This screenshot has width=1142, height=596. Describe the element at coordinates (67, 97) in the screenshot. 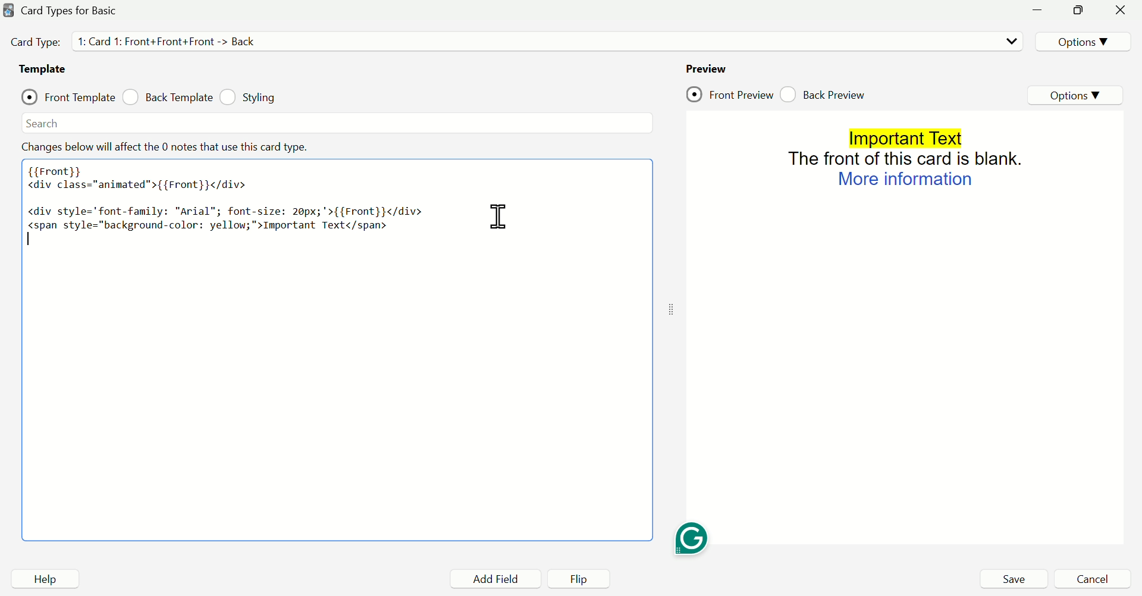

I see `check Front Template` at that location.